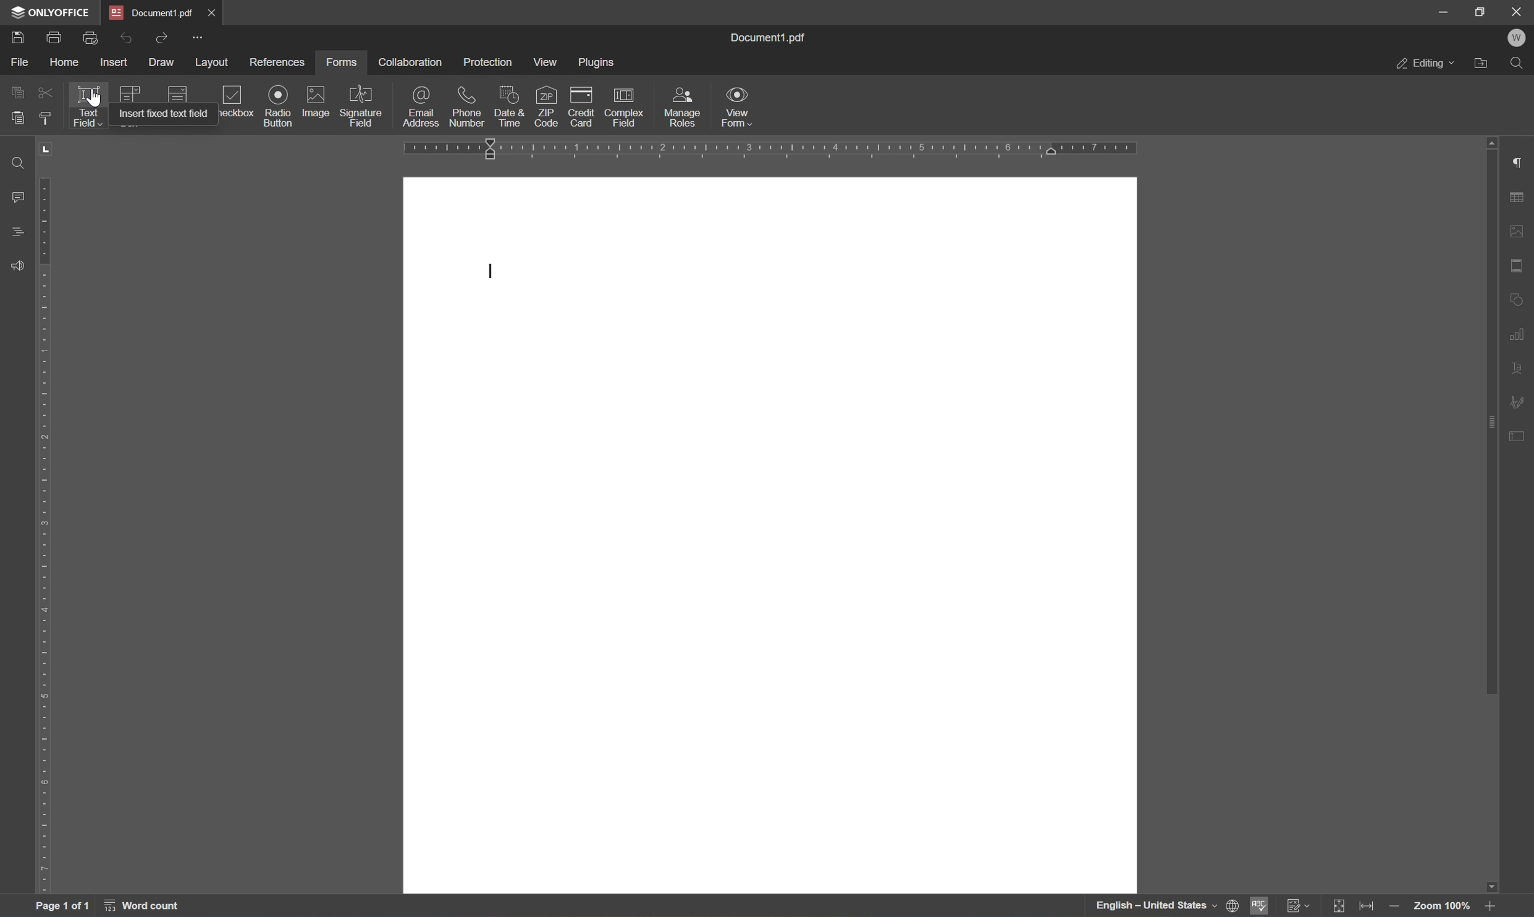 This screenshot has width=1534, height=917. What do you see at coordinates (49, 536) in the screenshot?
I see `ruler` at bounding box center [49, 536].